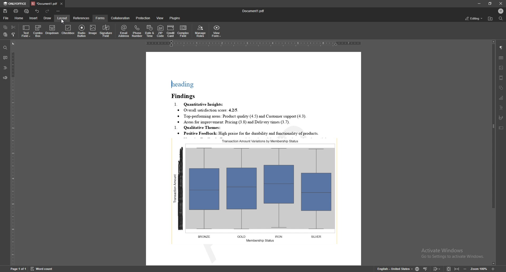 This screenshot has height=272, width=506. Describe the element at coordinates (48, 18) in the screenshot. I see `draw` at that location.